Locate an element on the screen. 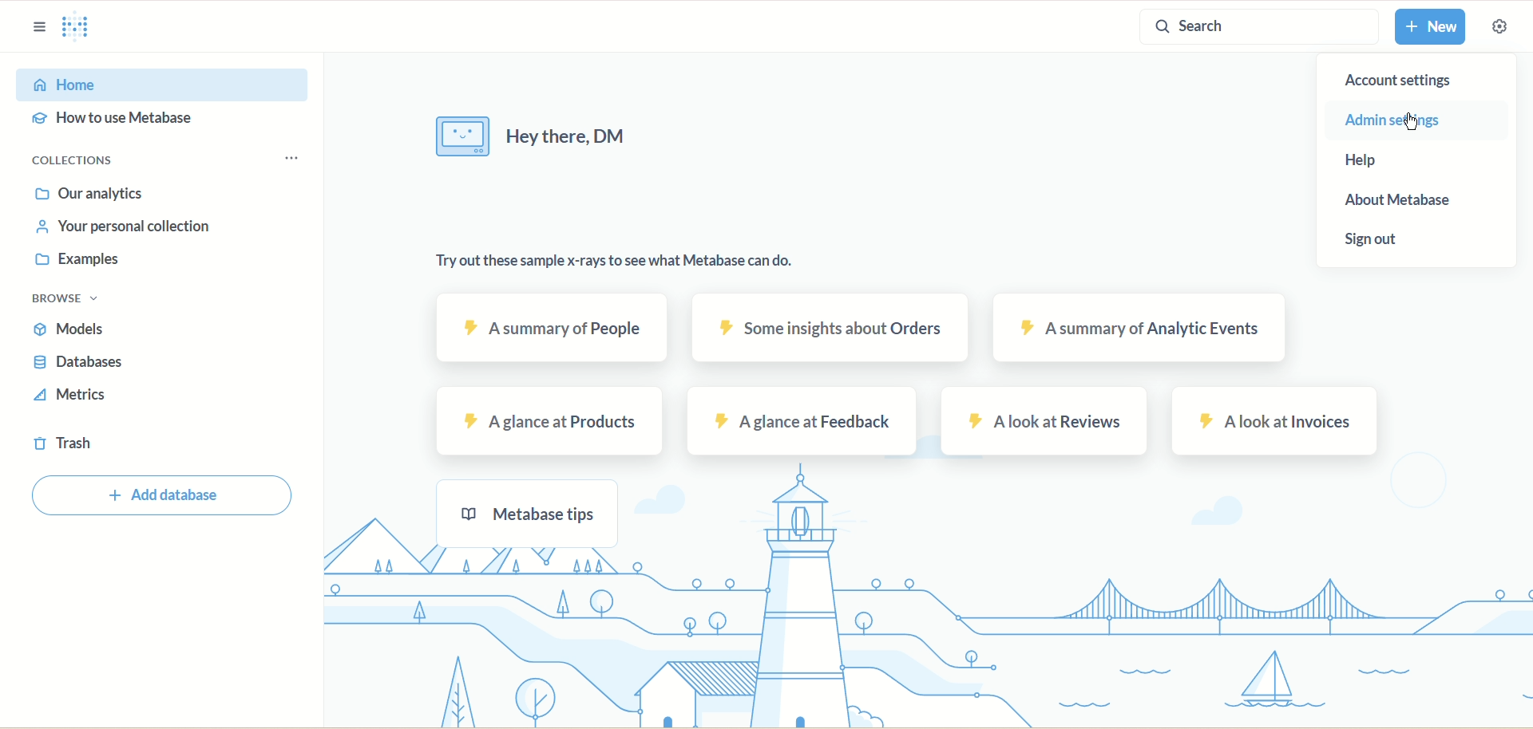 This screenshot has width=1533, height=729. About metabase is located at coordinates (1414, 198).